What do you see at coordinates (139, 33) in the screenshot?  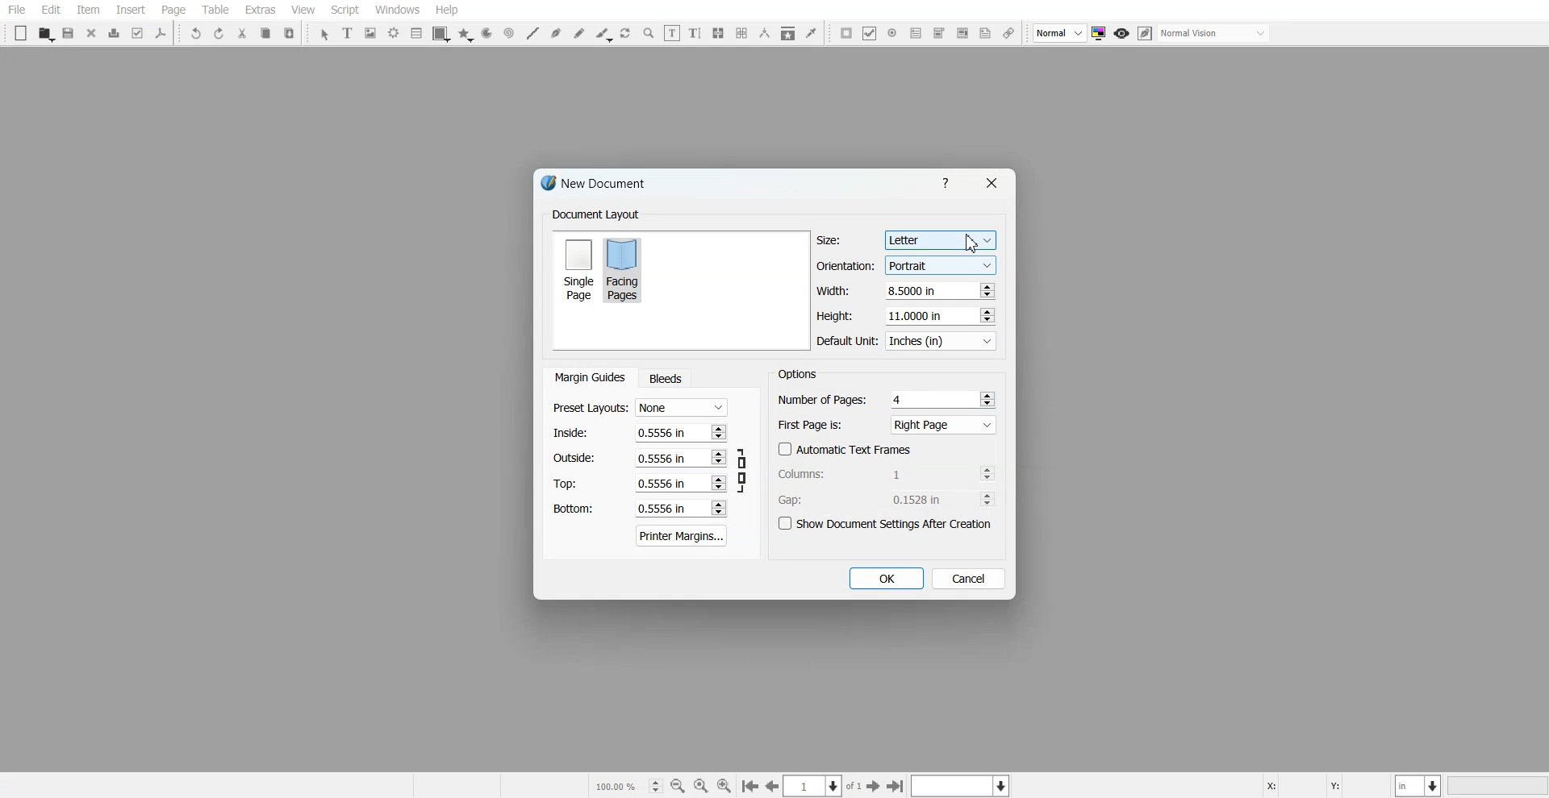 I see `Preflight Verifier` at bounding box center [139, 33].